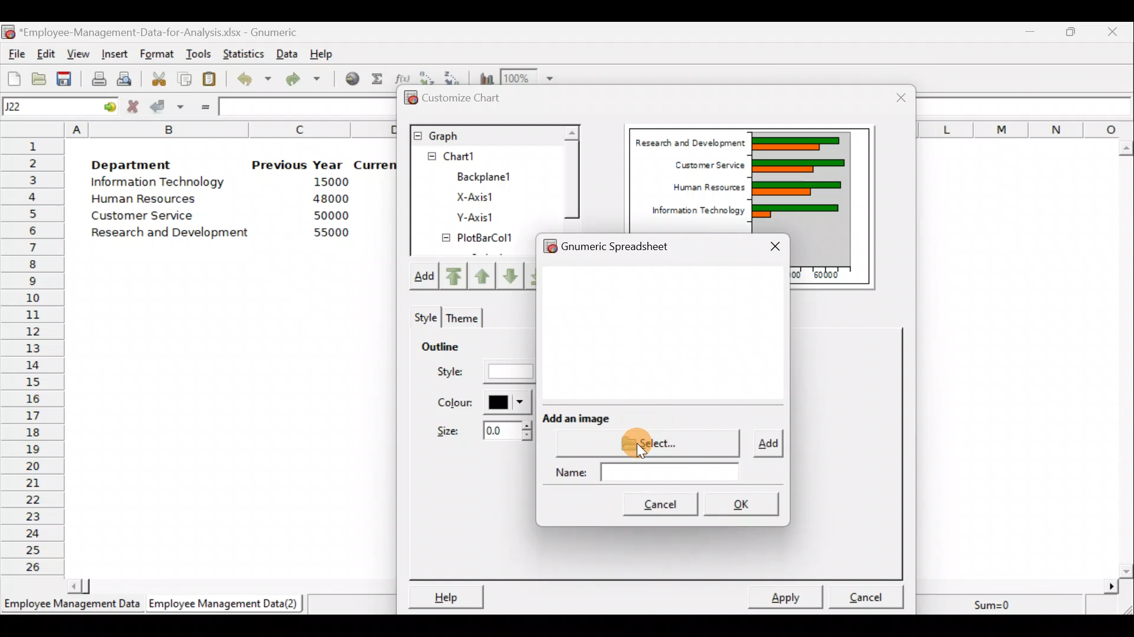 The image size is (1134, 637). I want to click on Zoom, so click(529, 77).